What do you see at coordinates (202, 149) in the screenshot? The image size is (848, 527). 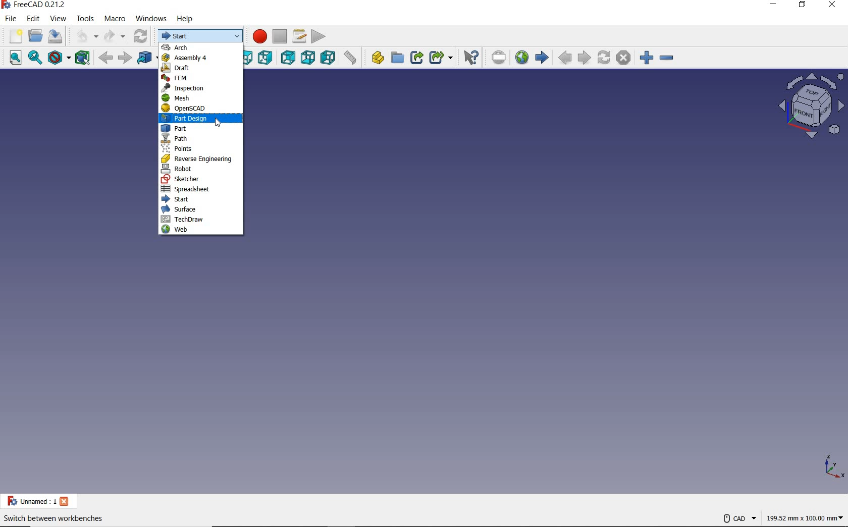 I see `POINTS` at bounding box center [202, 149].